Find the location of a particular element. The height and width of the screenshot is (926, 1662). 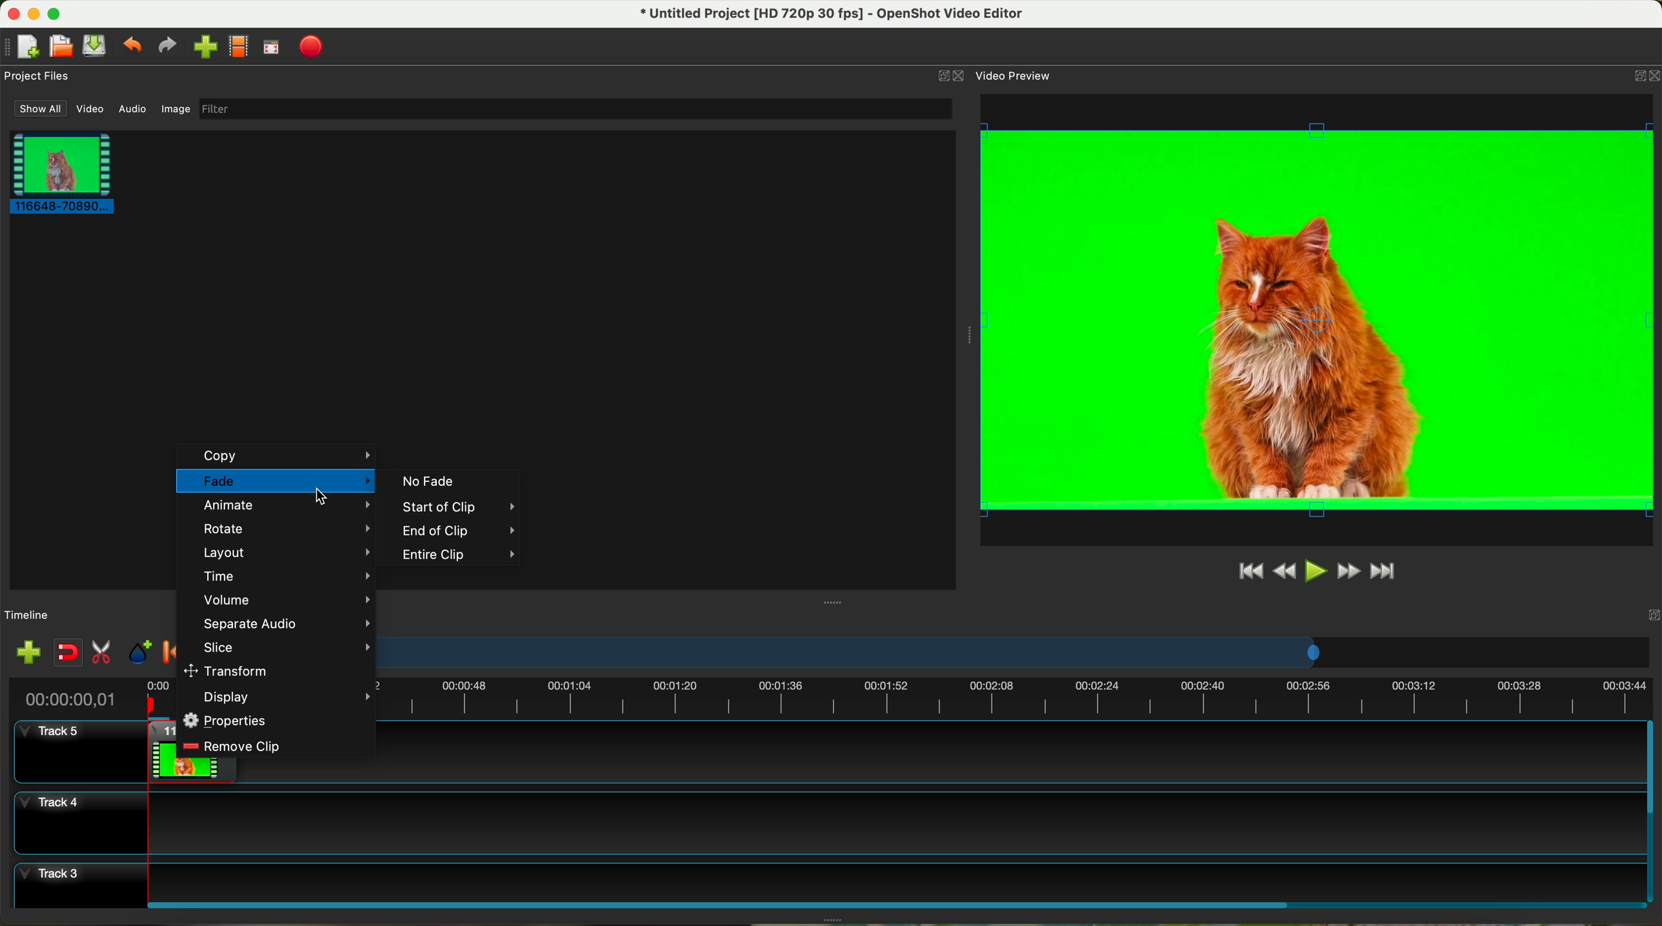

remove clip is located at coordinates (234, 746).